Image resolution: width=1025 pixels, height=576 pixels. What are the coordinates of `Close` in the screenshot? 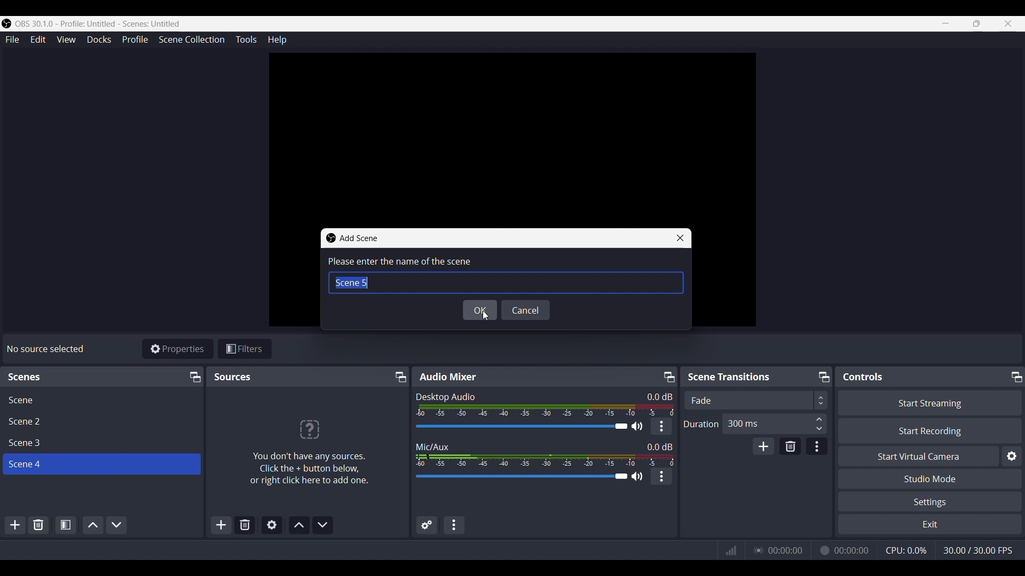 It's located at (681, 237).